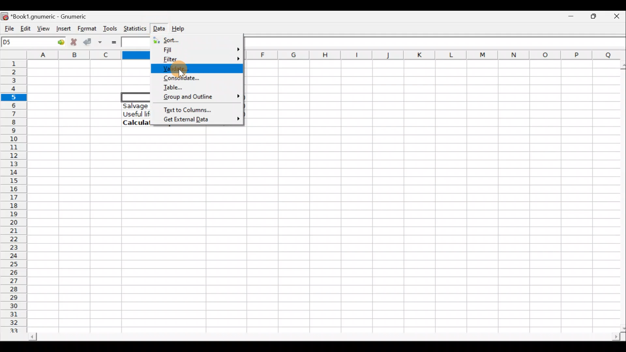  I want to click on Scroll bar, so click(323, 338).